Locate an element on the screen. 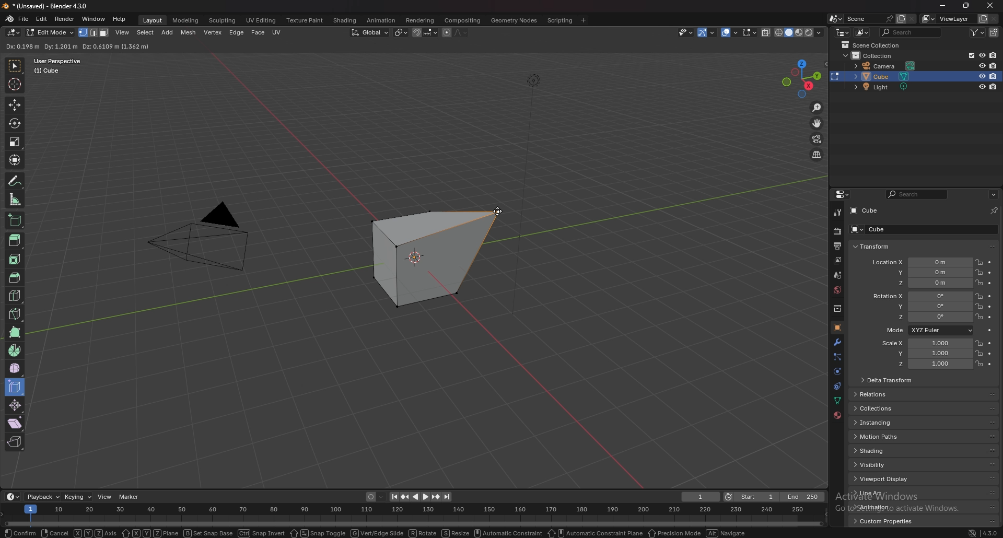 This screenshot has height=538, width=1003. constraints is located at coordinates (837, 385).